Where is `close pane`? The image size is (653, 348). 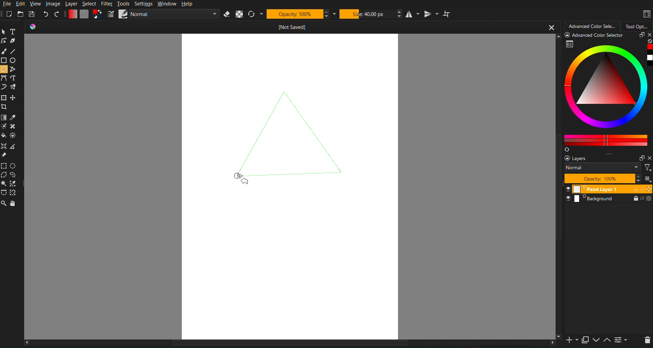 close pane is located at coordinates (649, 158).